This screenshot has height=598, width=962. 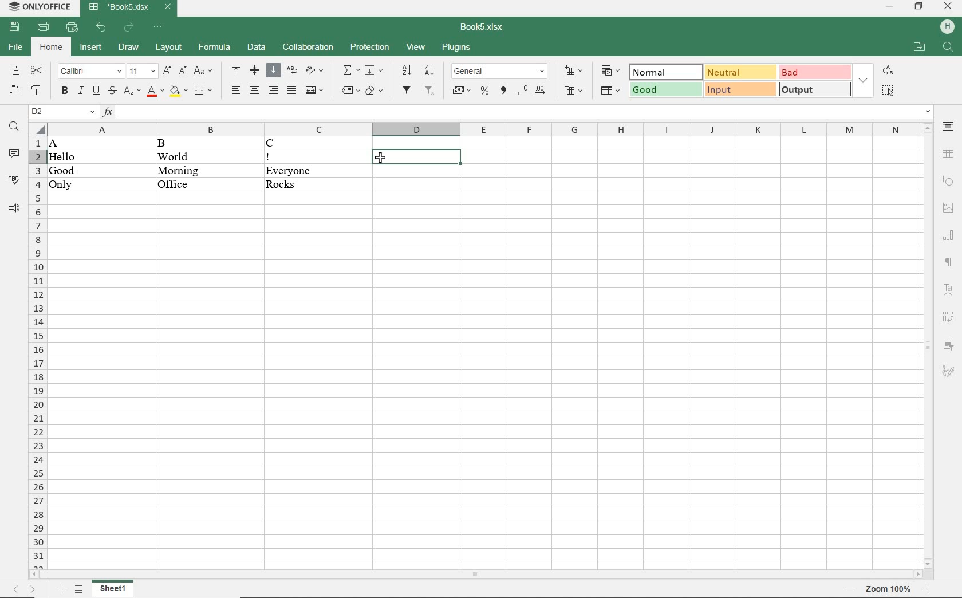 I want to click on filter, so click(x=407, y=92).